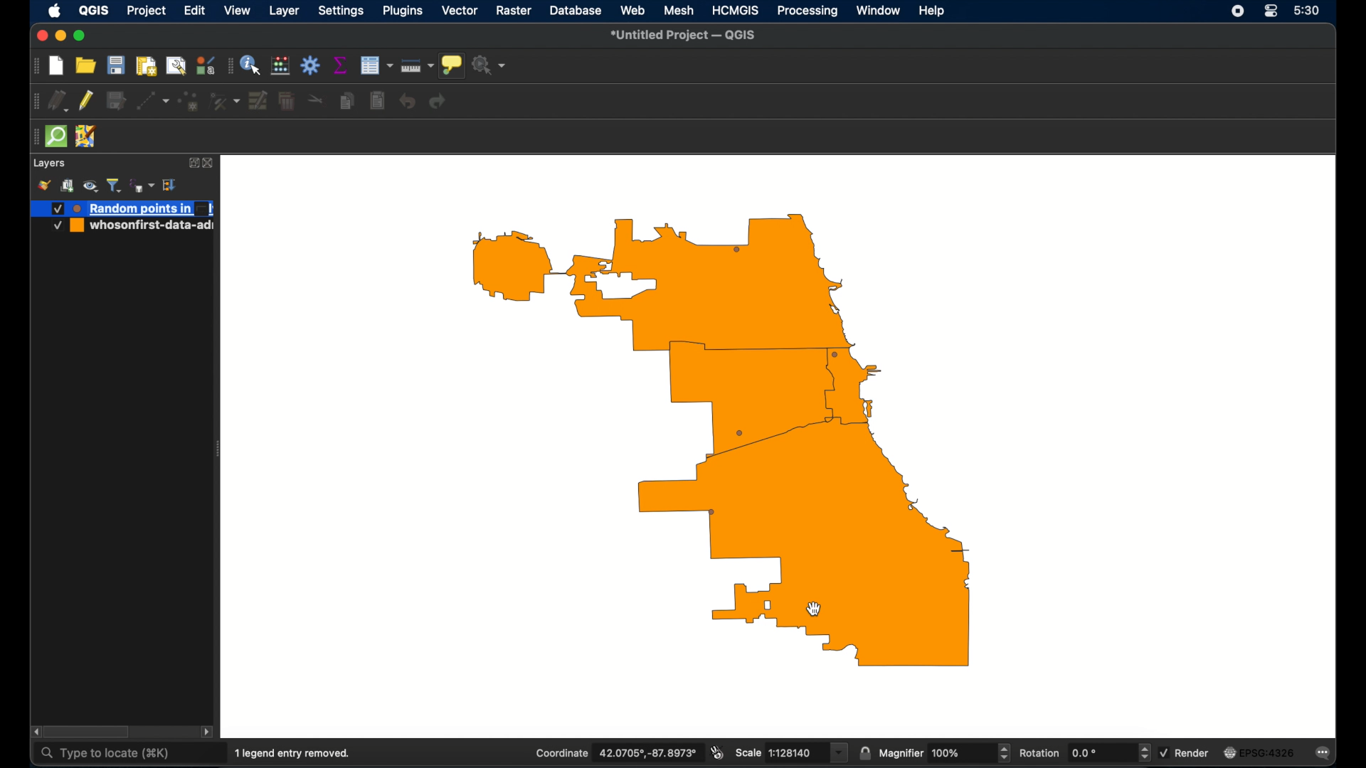 The height and width of the screenshot is (768, 1366). What do you see at coordinates (55, 135) in the screenshot?
I see `quick osm` at bounding box center [55, 135].